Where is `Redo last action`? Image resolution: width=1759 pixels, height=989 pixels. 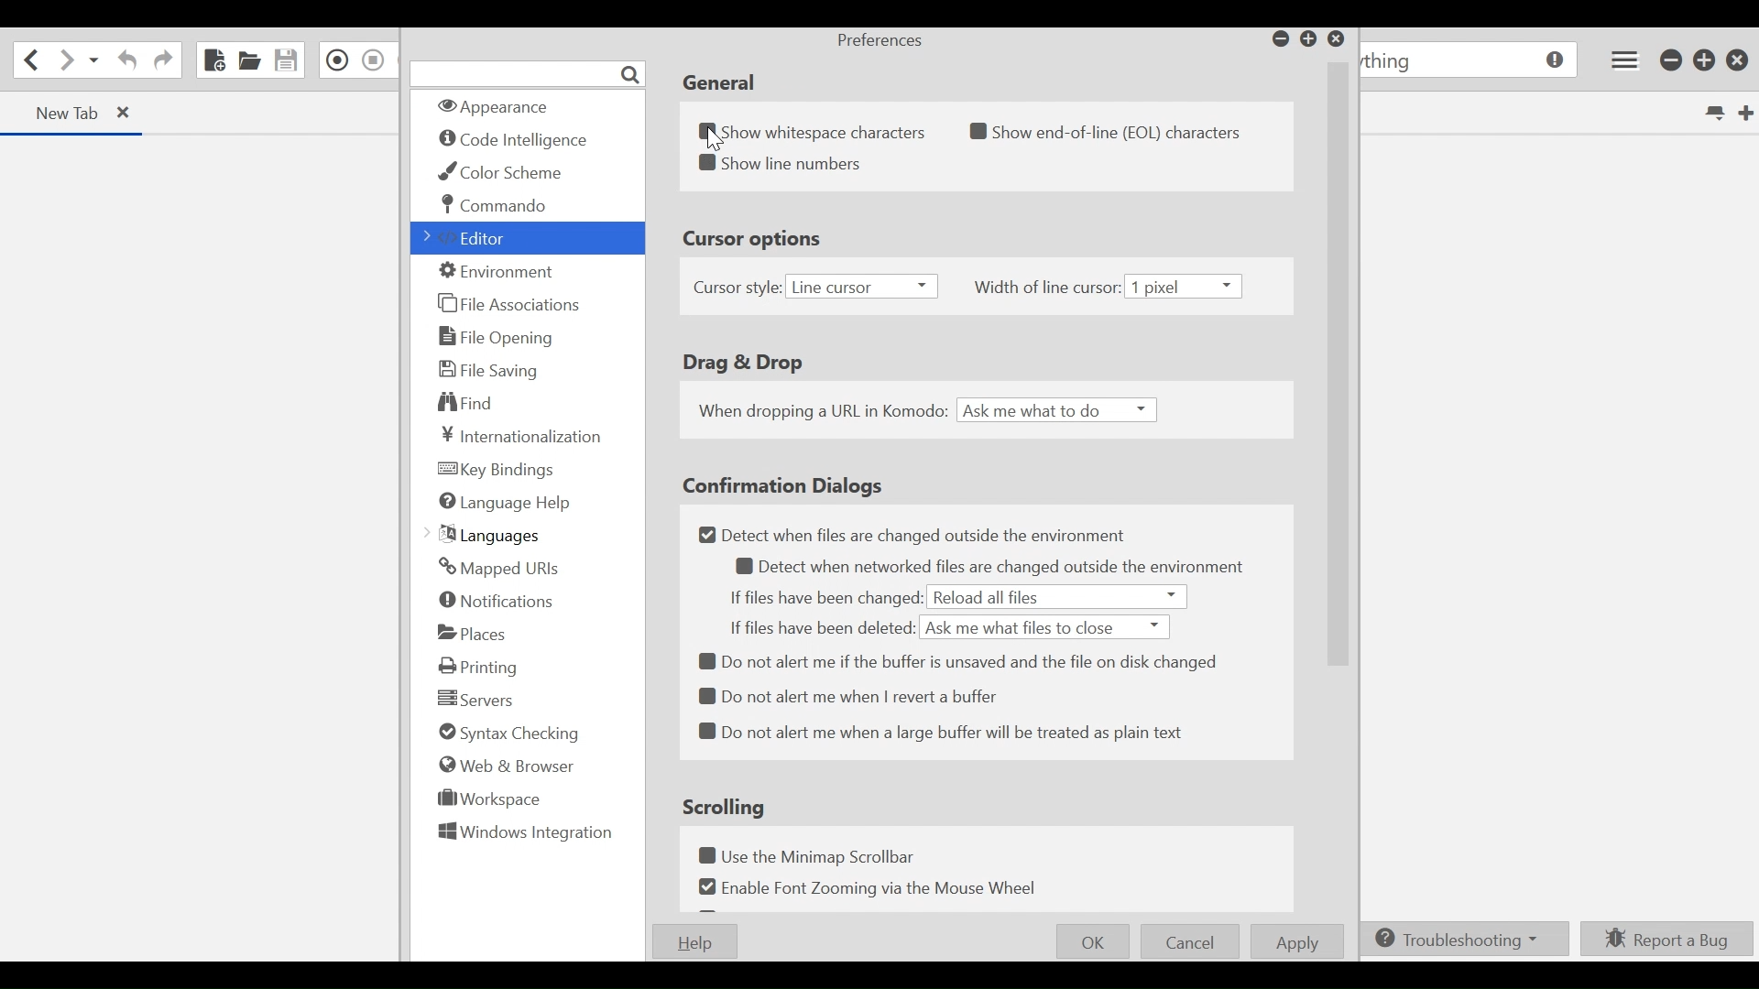 Redo last action is located at coordinates (162, 60).